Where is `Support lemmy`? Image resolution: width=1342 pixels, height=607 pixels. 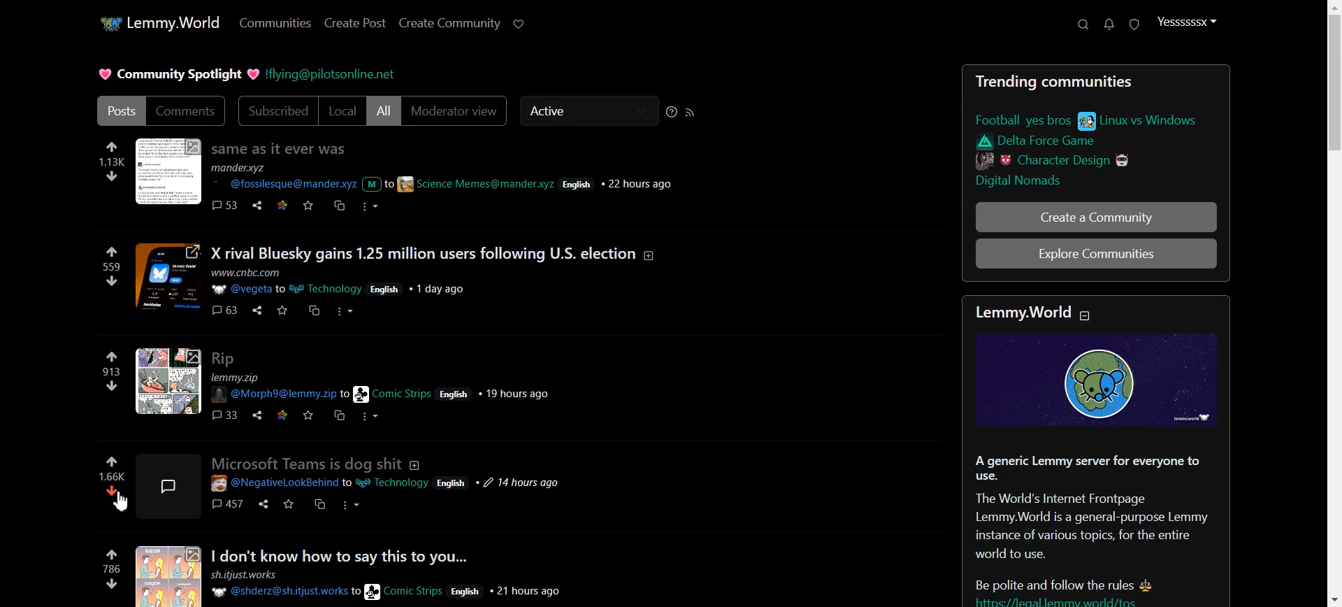
Support lemmy is located at coordinates (518, 24).